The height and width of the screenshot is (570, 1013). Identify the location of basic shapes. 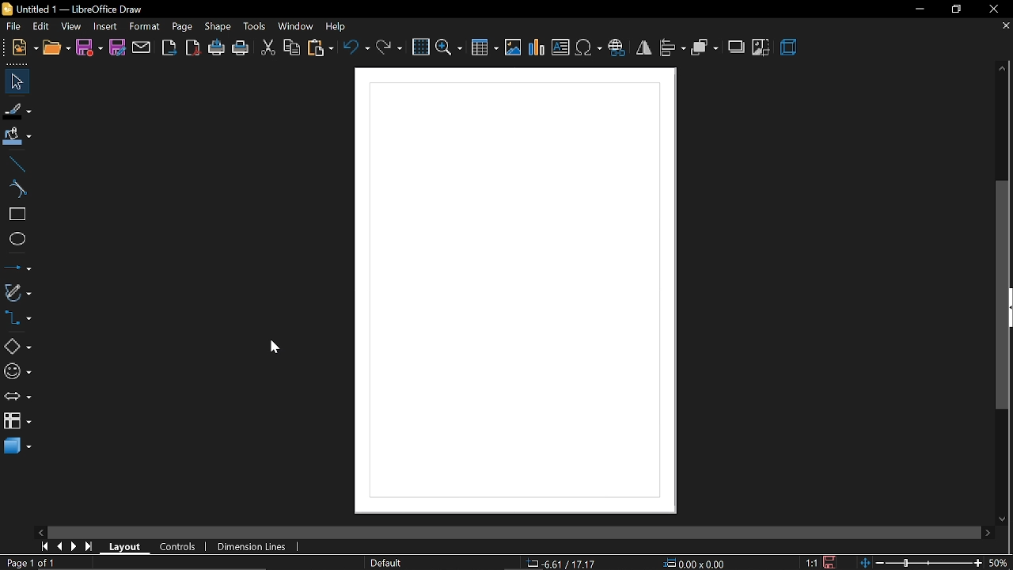
(17, 348).